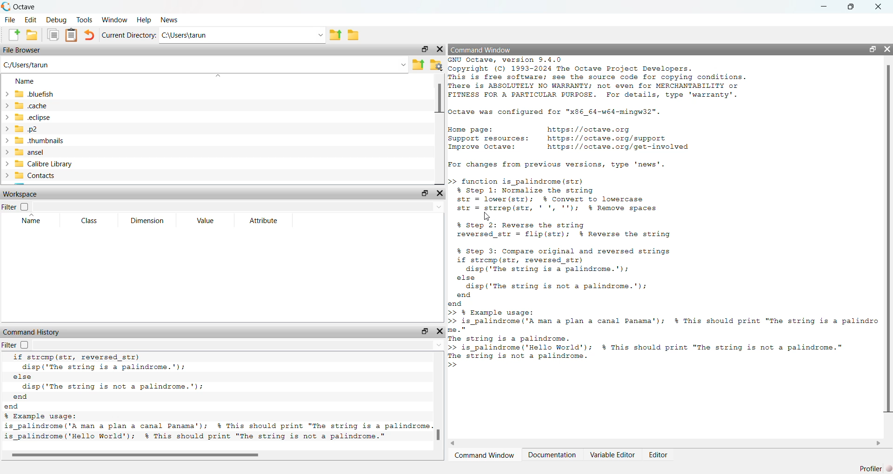 This screenshot has width=893, height=474. I want to click on undo, so click(91, 35).